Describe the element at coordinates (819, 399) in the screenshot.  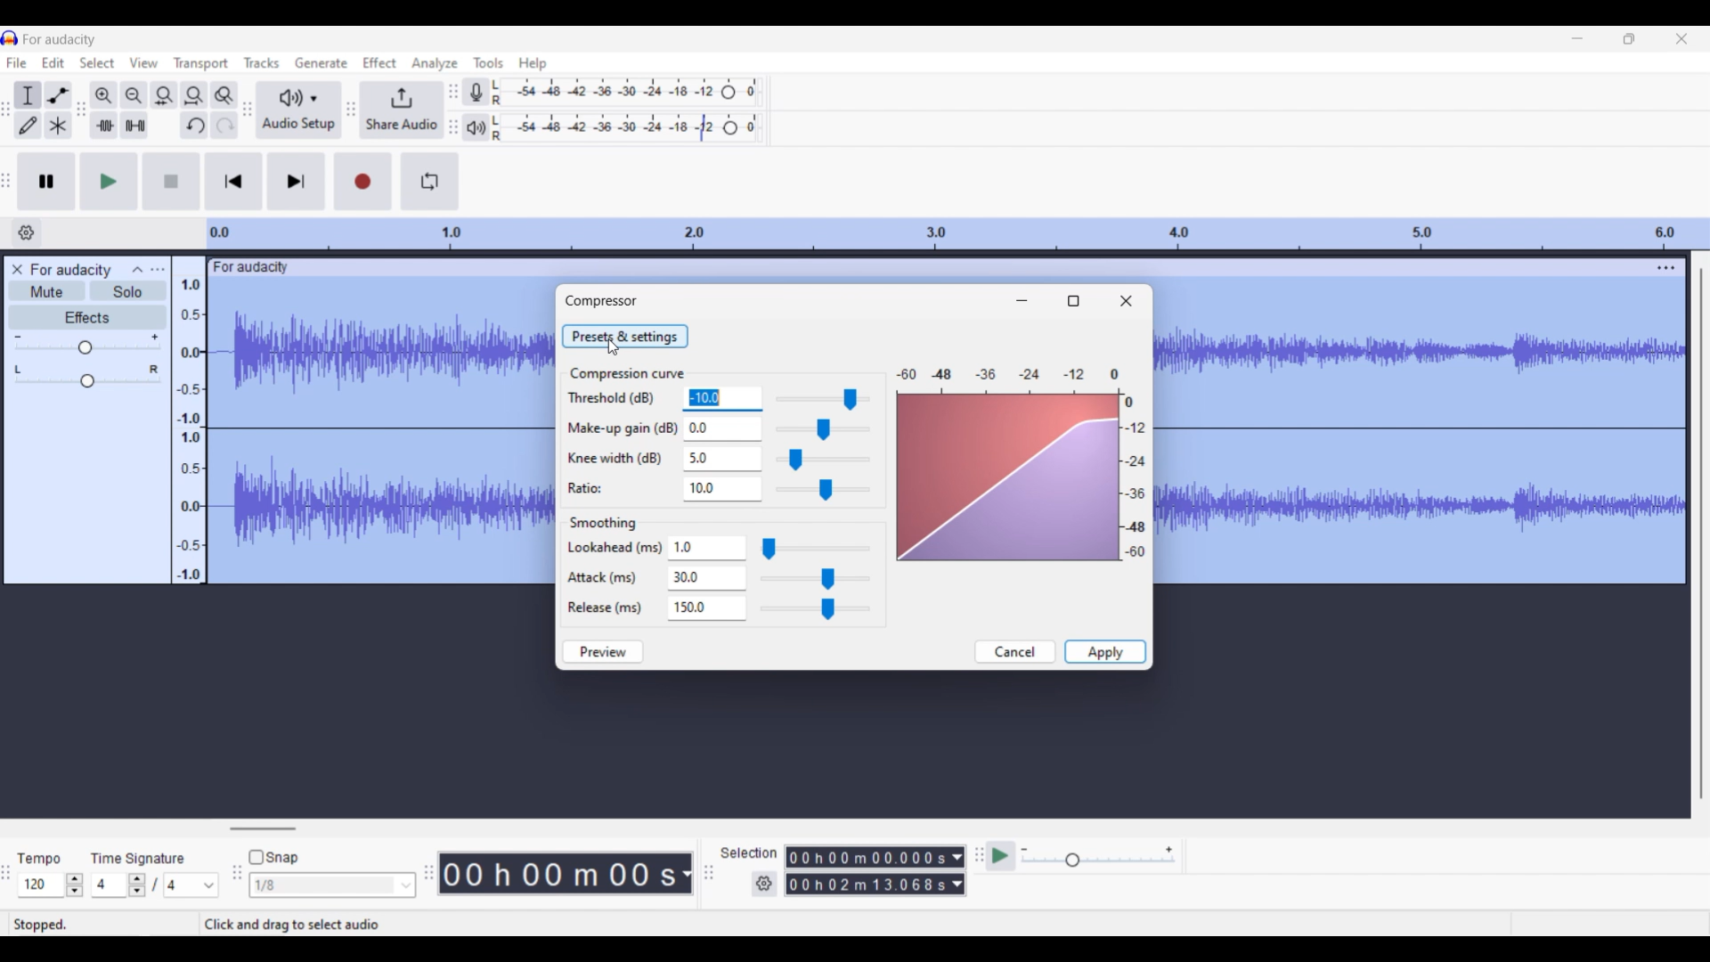
I see `Threshold slider` at that location.